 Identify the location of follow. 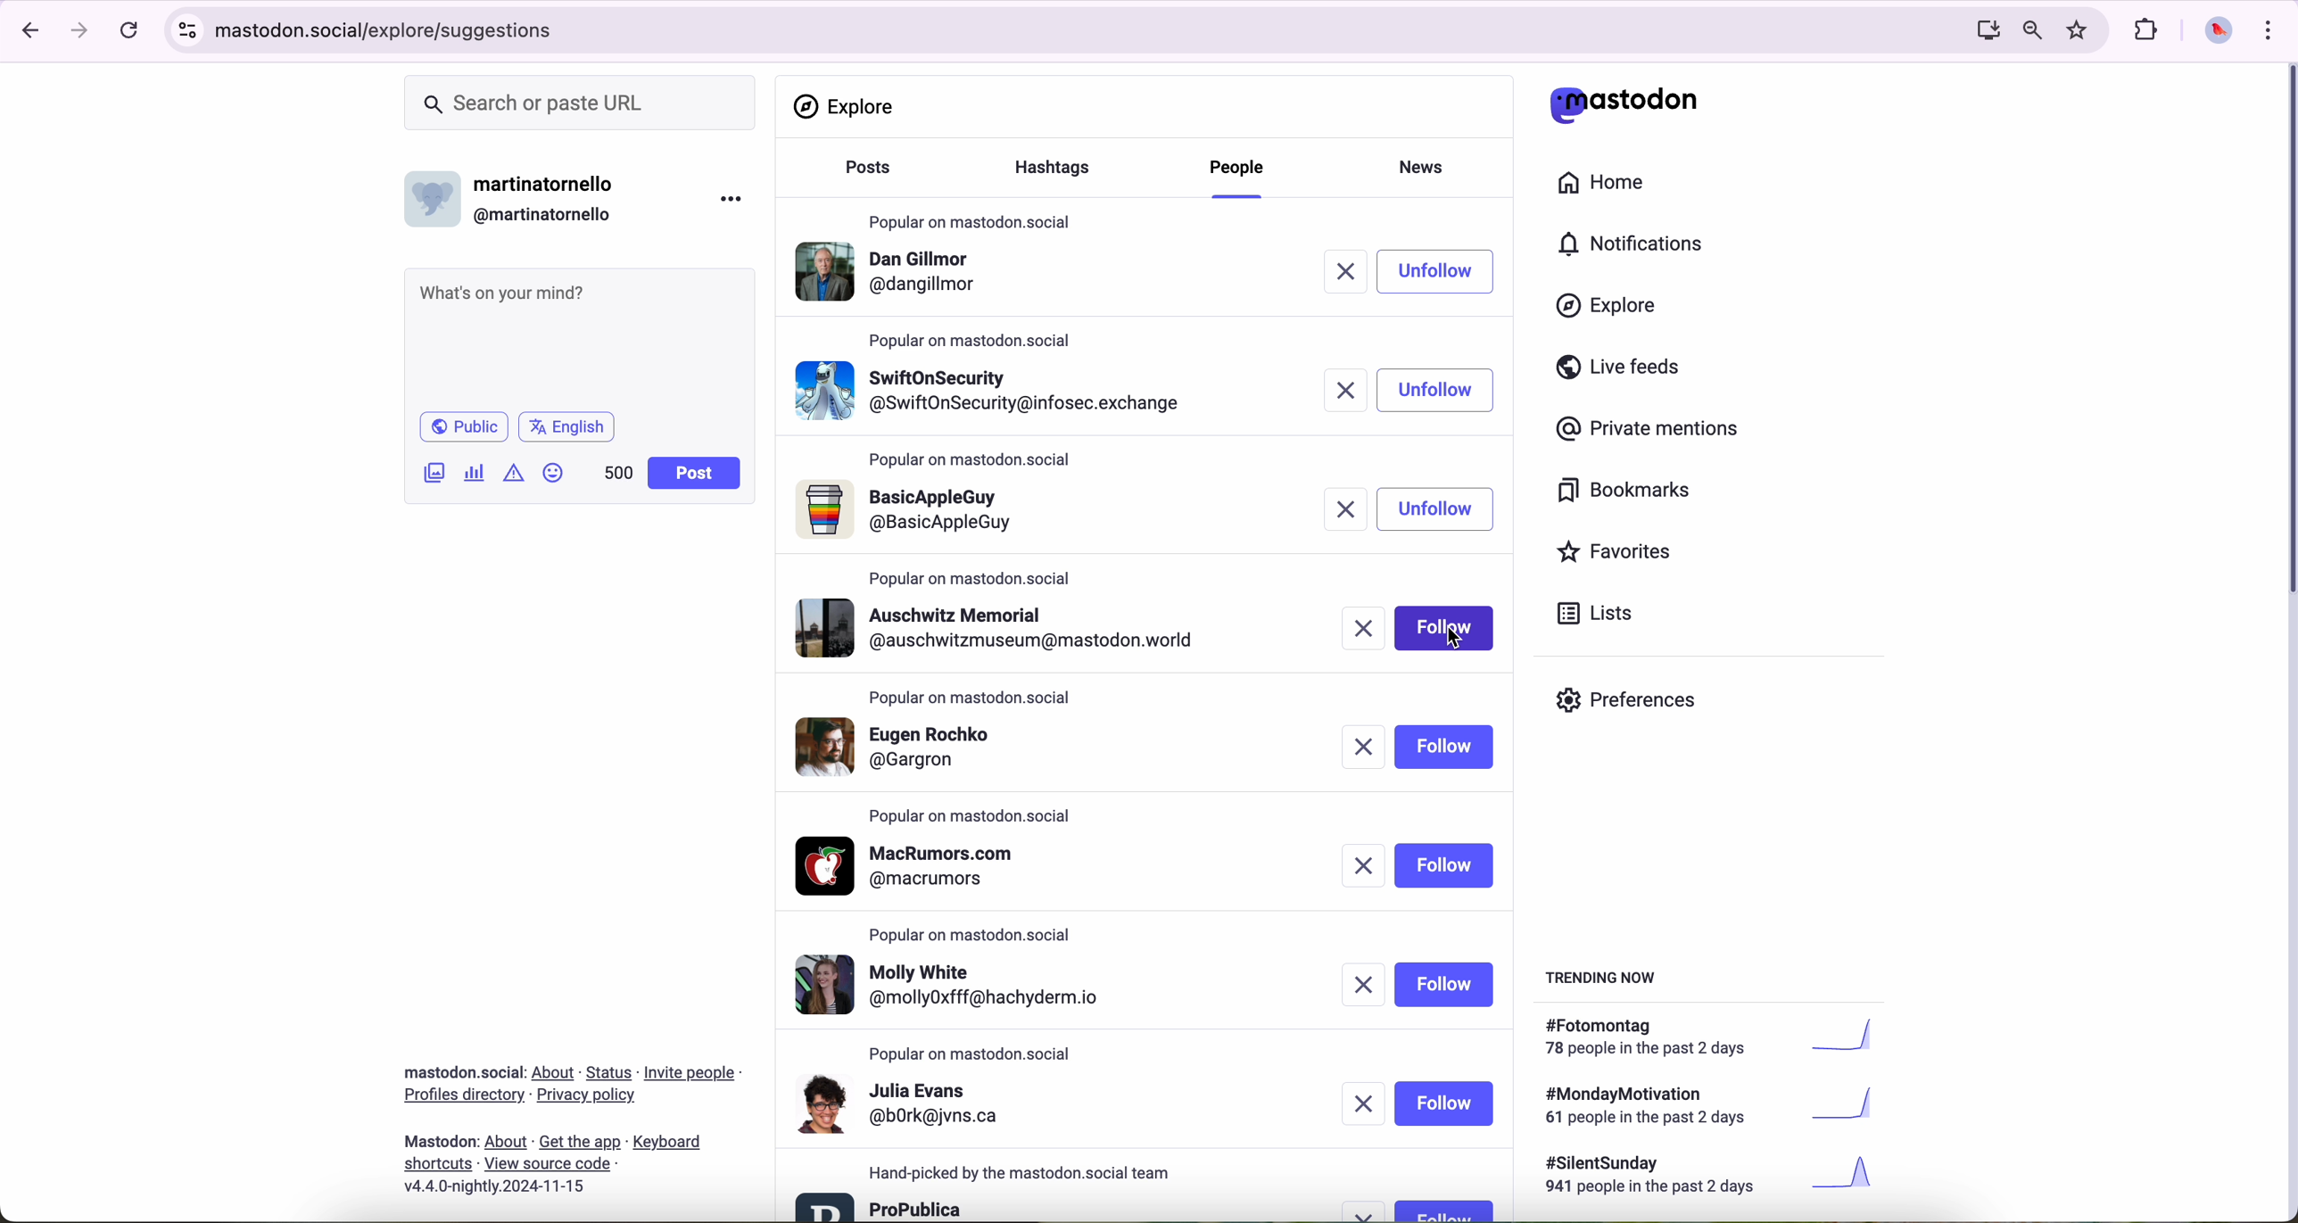
(1444, 391).